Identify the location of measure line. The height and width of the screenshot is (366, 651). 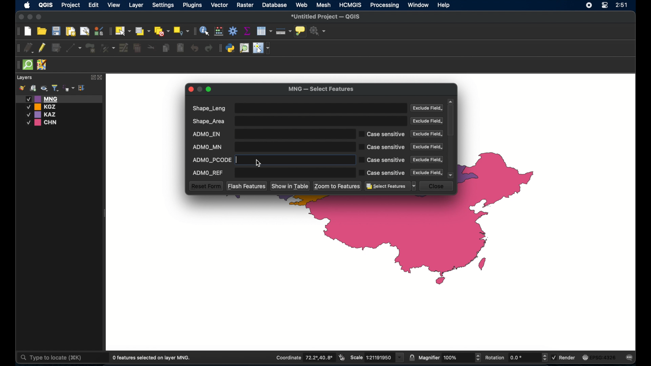
(284, 31).